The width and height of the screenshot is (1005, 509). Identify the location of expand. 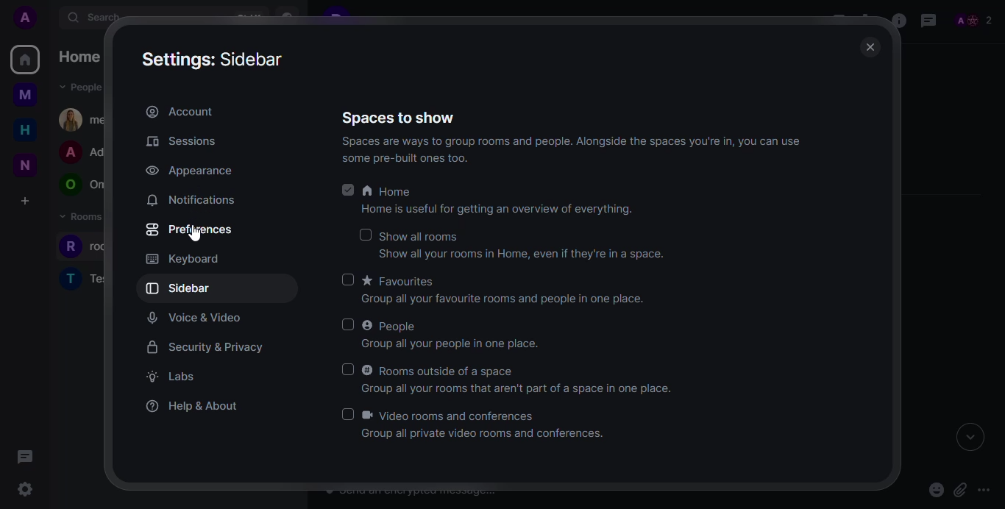
(970, 439).